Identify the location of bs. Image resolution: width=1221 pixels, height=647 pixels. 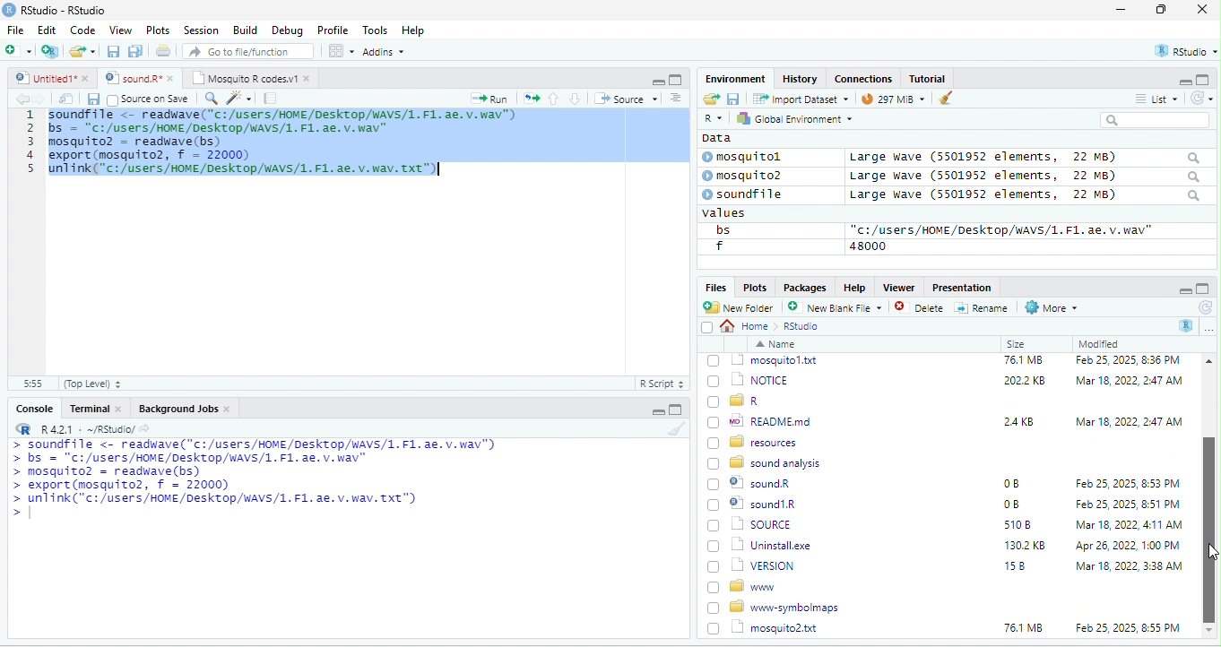
(720, 229).